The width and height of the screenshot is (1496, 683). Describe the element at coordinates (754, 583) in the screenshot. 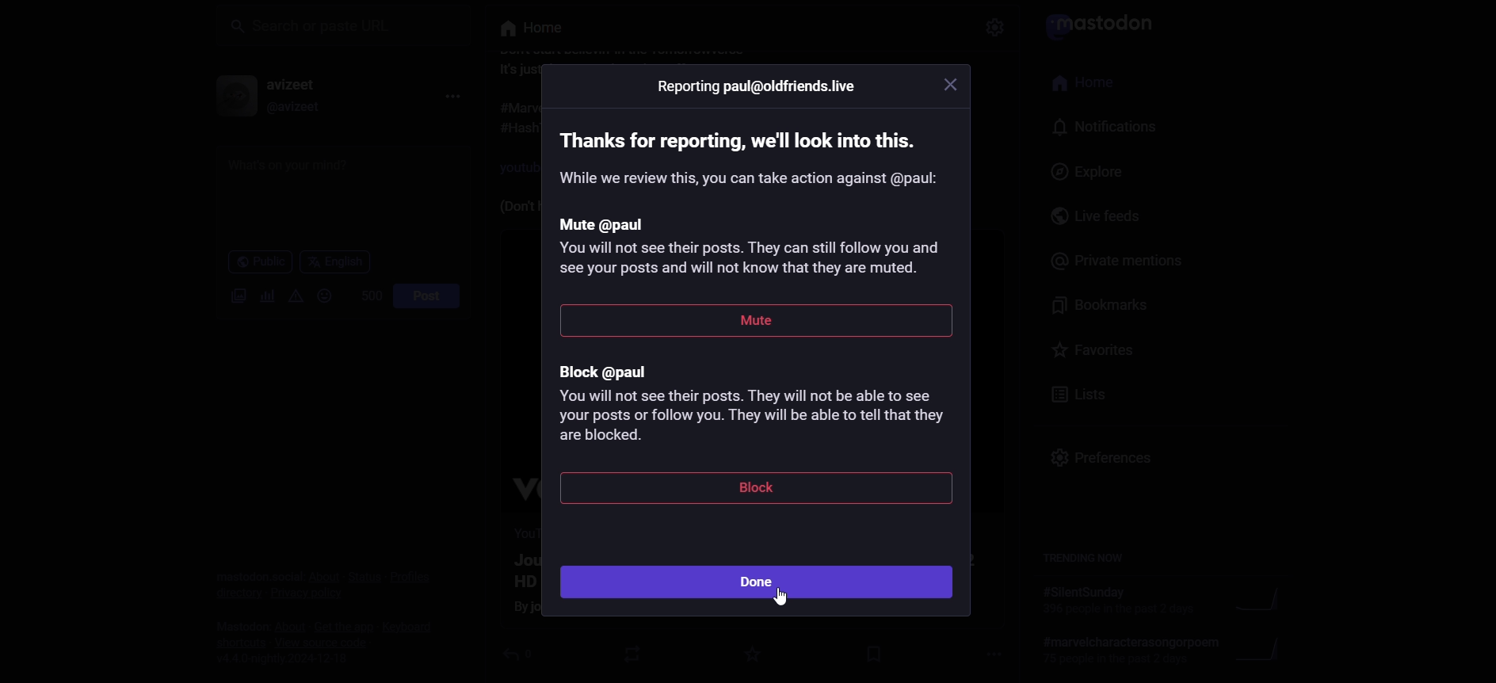

I see `done` at that location.